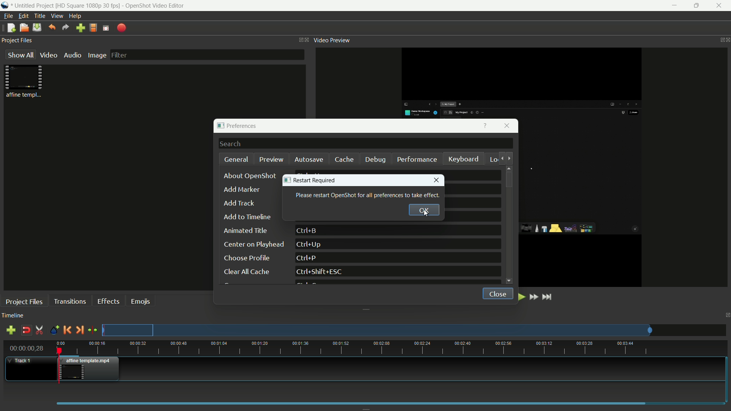 The height and width of the screenshot is (411, 731). Describe the element at coordinates (252, 176) in the screenshot. I see `about openshot` at that location.